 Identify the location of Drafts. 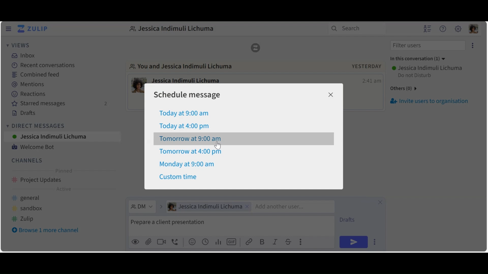
(352, 219).